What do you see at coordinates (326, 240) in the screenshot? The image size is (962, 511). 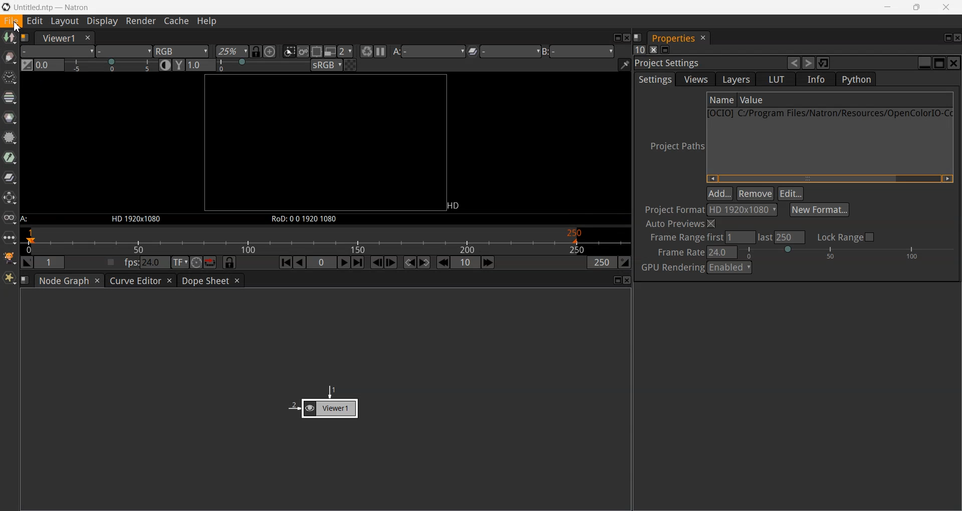 I see `Timeline` at bounding box center [326, 240].